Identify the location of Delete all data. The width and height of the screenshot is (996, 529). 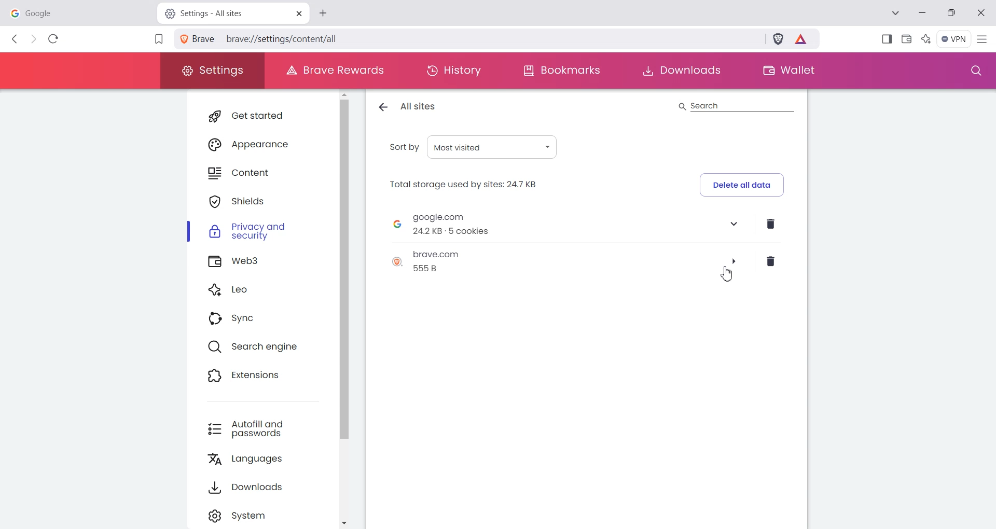
(586, 184).